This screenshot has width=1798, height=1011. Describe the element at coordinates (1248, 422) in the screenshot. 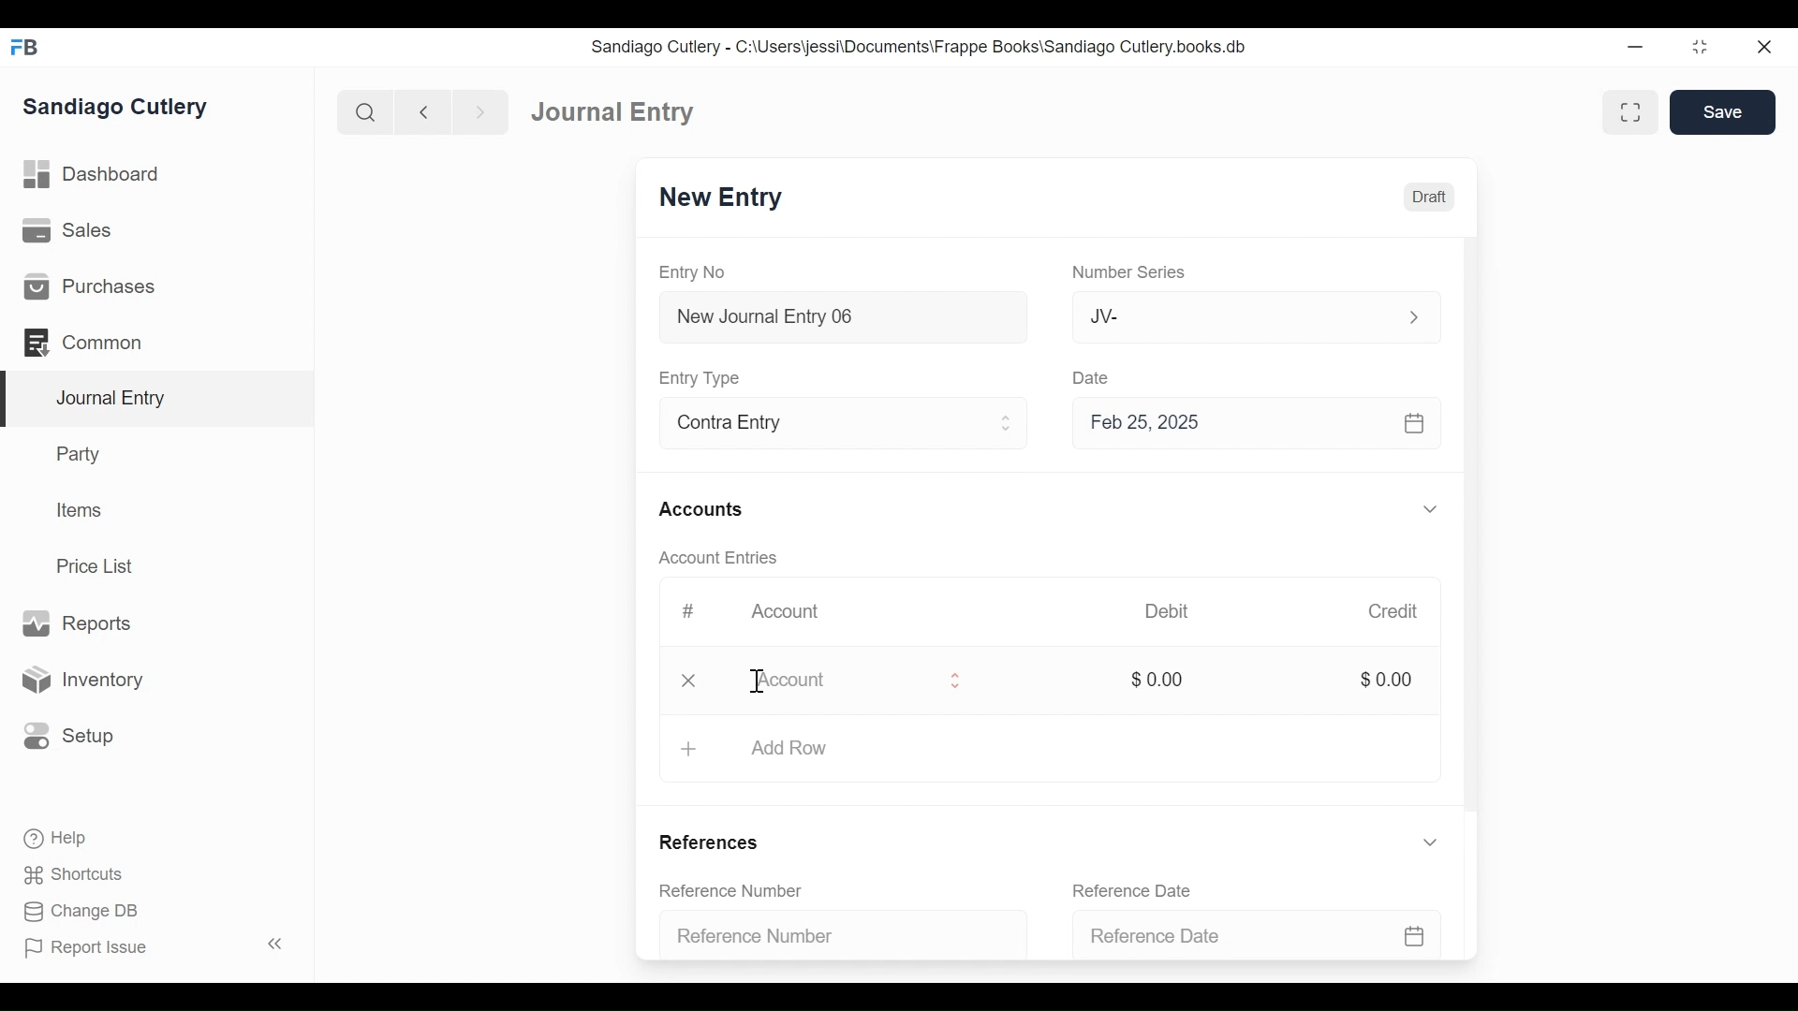

I see `Feb 25, 2025` at that location.